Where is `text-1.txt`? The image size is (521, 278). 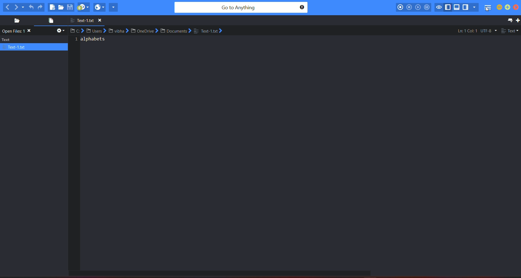 text-1.txt is located at coordinates (88, 21).